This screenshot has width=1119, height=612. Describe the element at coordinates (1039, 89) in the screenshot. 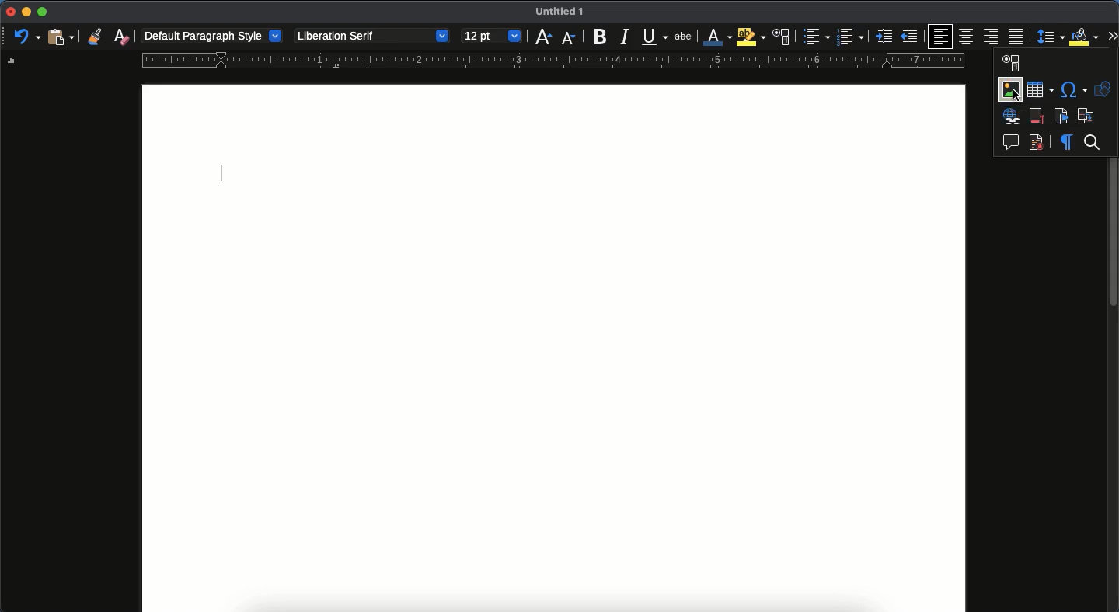

I see `table` at that location.